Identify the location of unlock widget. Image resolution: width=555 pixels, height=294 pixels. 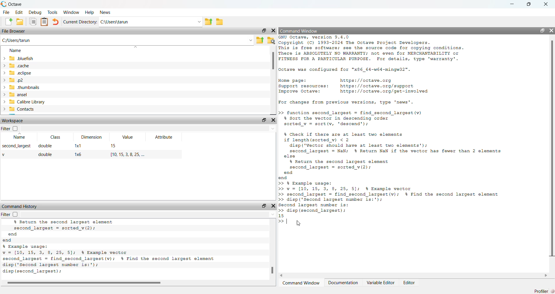
(263, 31).